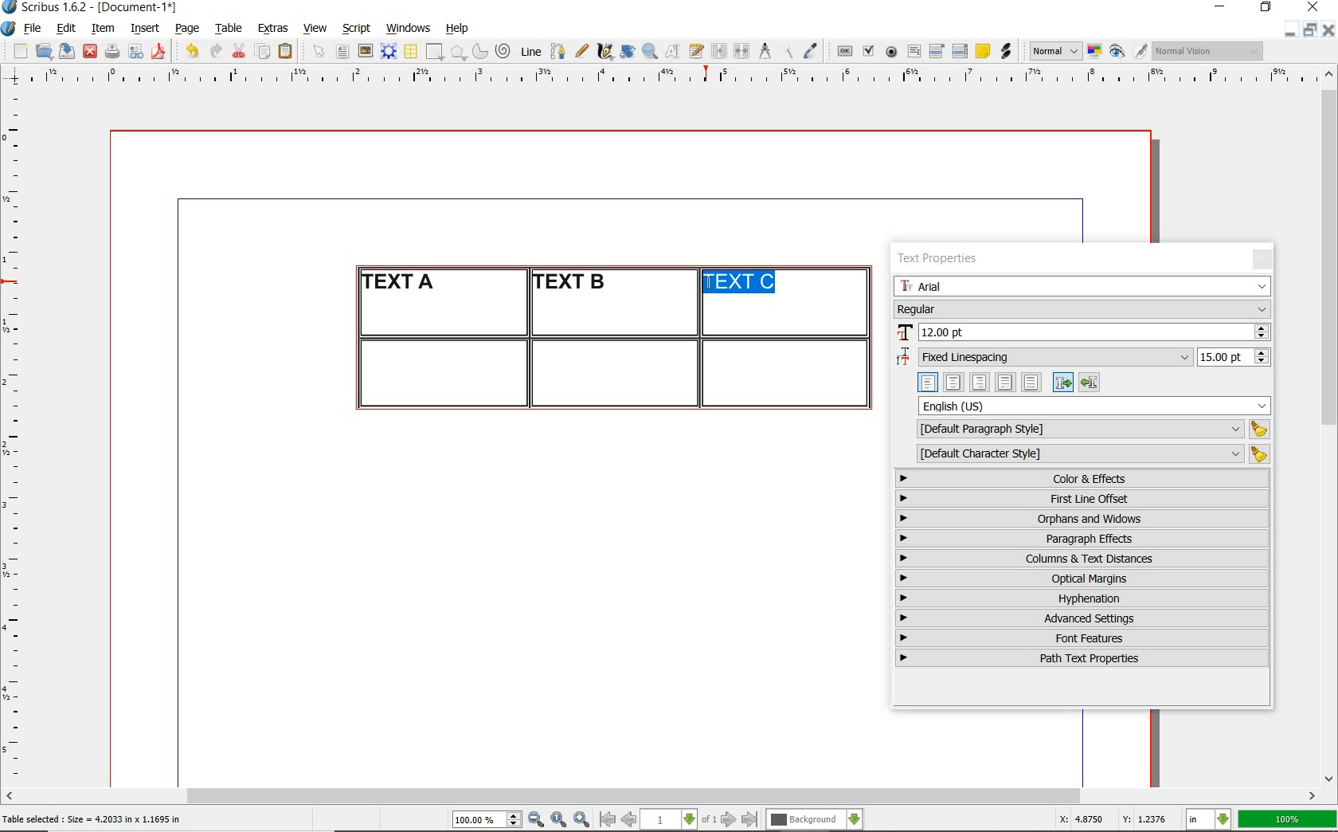 The image size is (1338, 832). Describe the element at coordinates (1083, 358) in the screenshot. I see `fixed linespacing` at that location.